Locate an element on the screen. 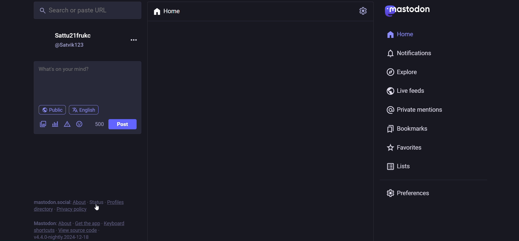 The image size is (519, 241). notification is located at coordinates (413, 53).